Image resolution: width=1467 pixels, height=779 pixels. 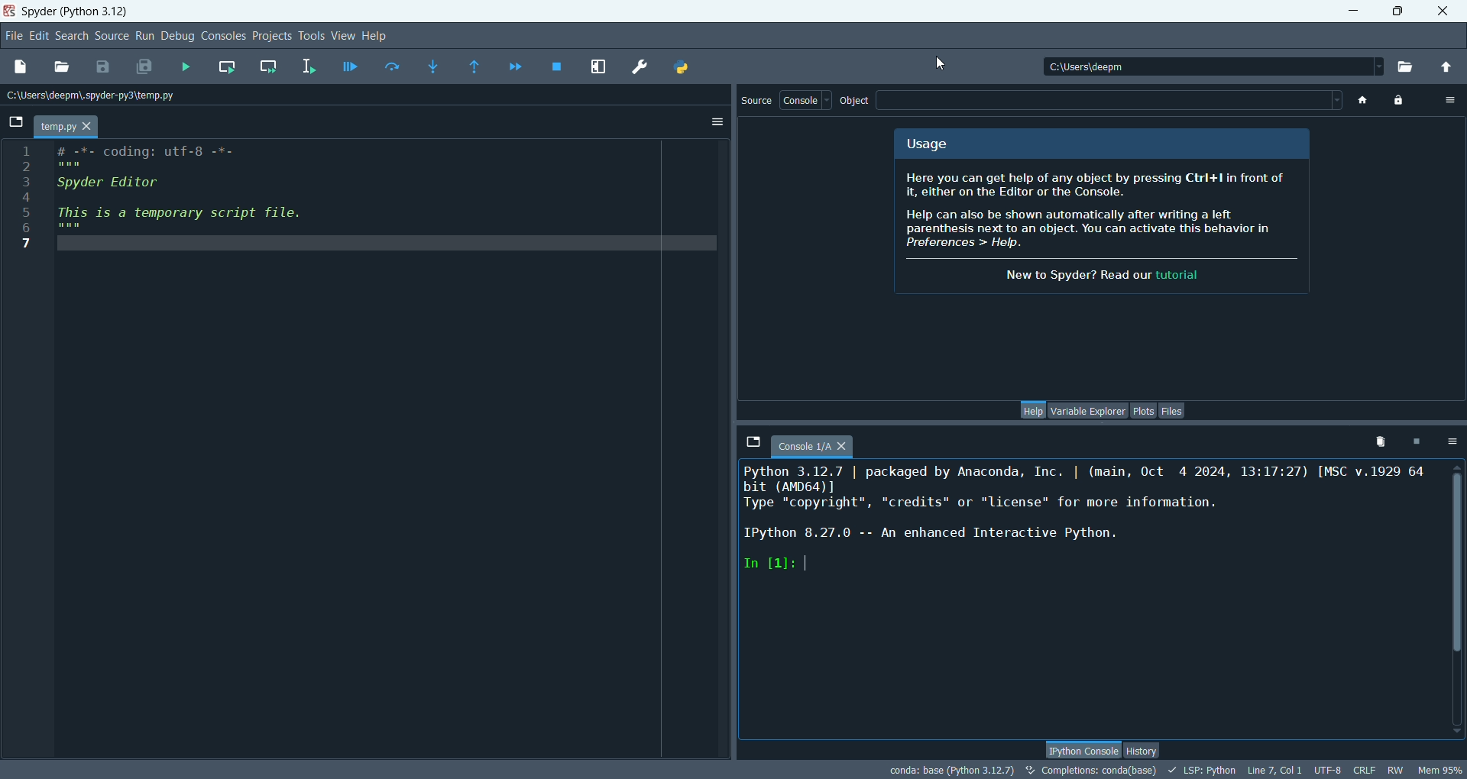 What do you see at coordinates (475, 67) in the screenshot?
I see `run until function returns` at bounding box center [475, 67].